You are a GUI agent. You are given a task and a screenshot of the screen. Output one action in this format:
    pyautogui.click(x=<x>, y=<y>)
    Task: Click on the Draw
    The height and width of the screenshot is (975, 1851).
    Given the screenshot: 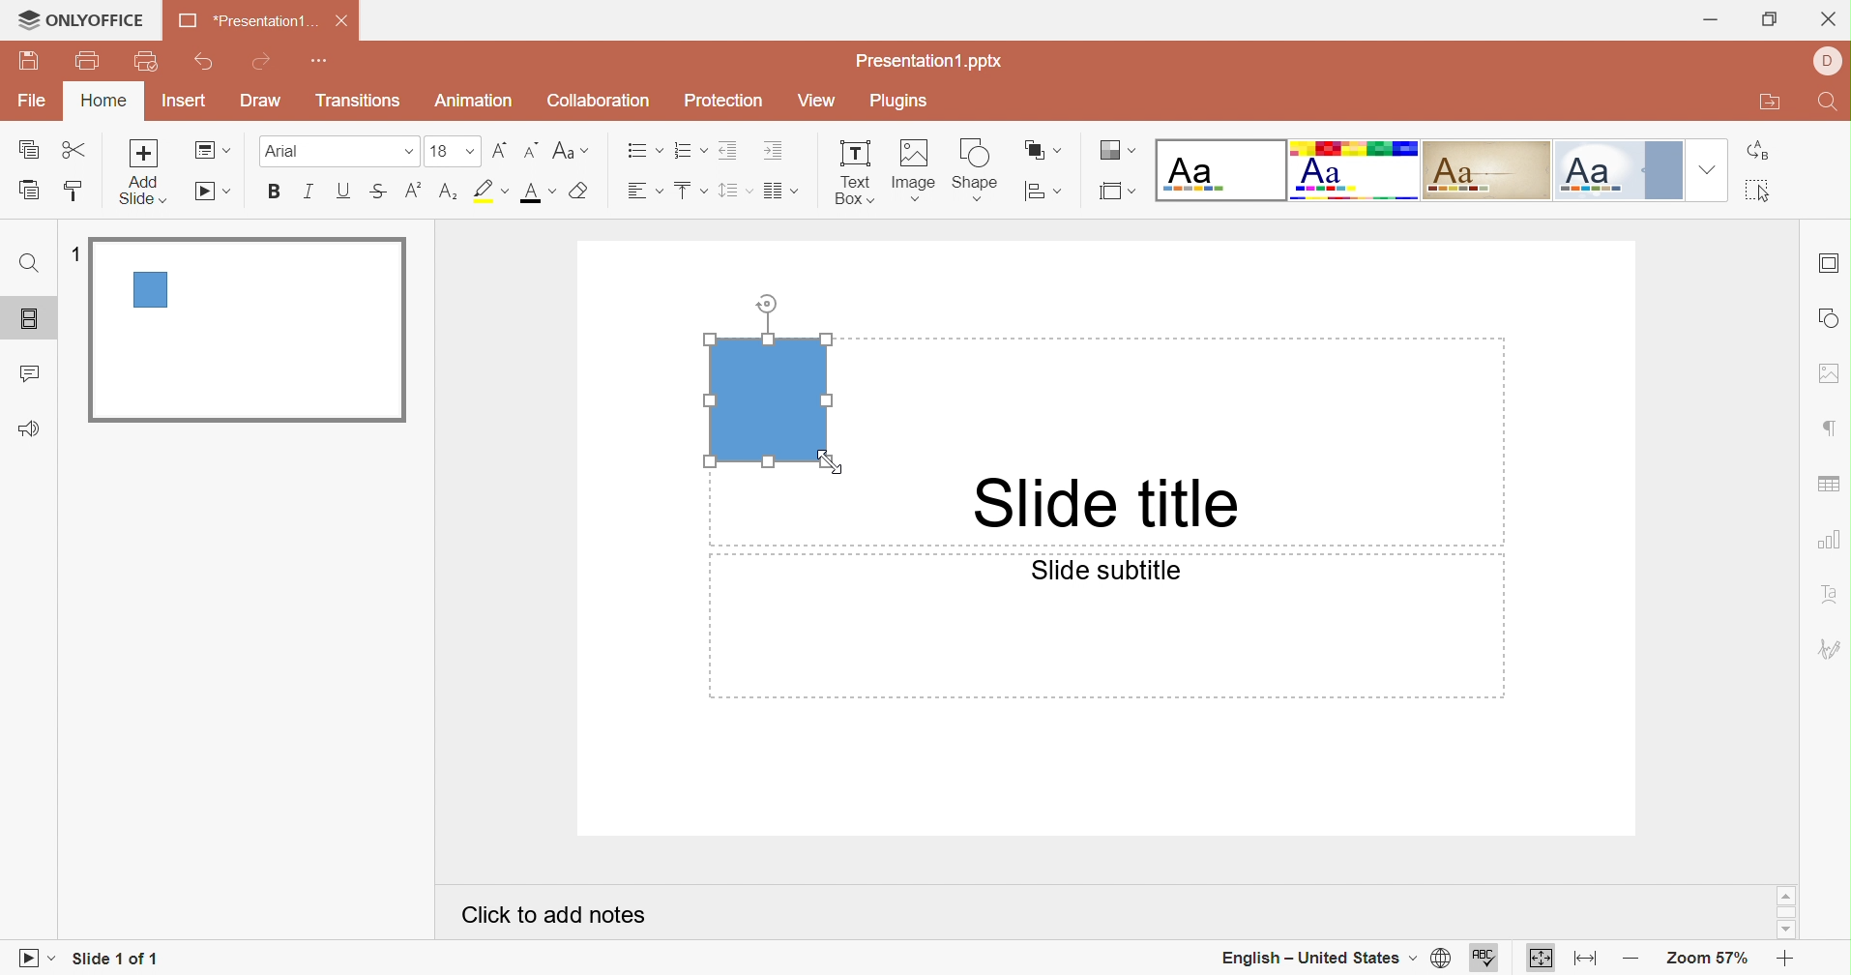 What is the action you would take?
    pyautogui.click(x=259, y=99)
    